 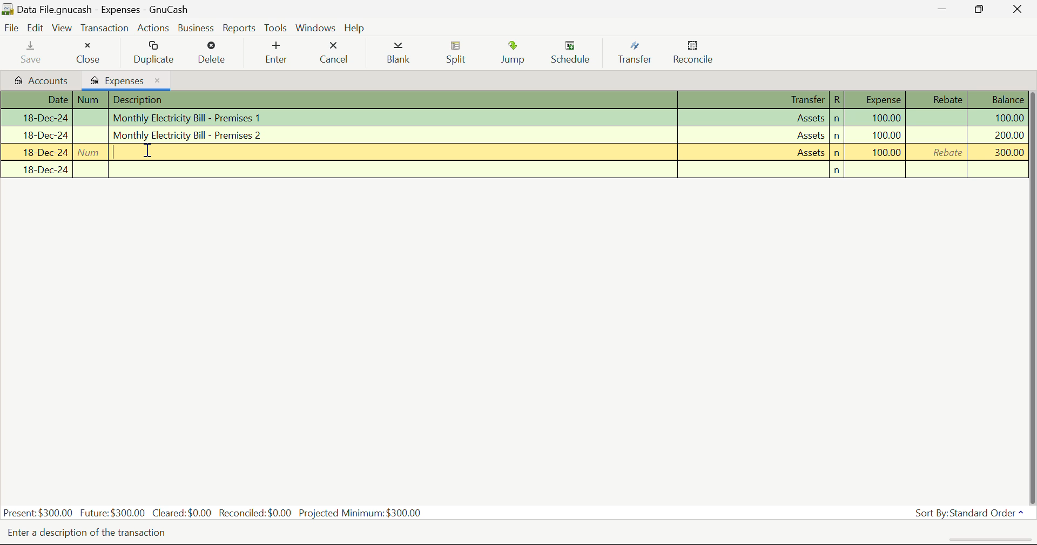 I want to click on Transactions Column Headings, so click(x=516, y=100).